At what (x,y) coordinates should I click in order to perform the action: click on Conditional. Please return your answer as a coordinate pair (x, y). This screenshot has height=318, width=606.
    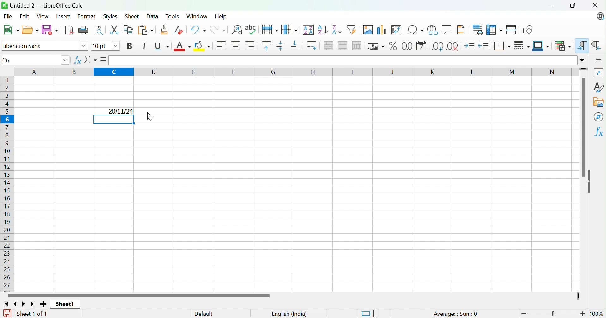
    Looking at the image, I should click on (562, 46).